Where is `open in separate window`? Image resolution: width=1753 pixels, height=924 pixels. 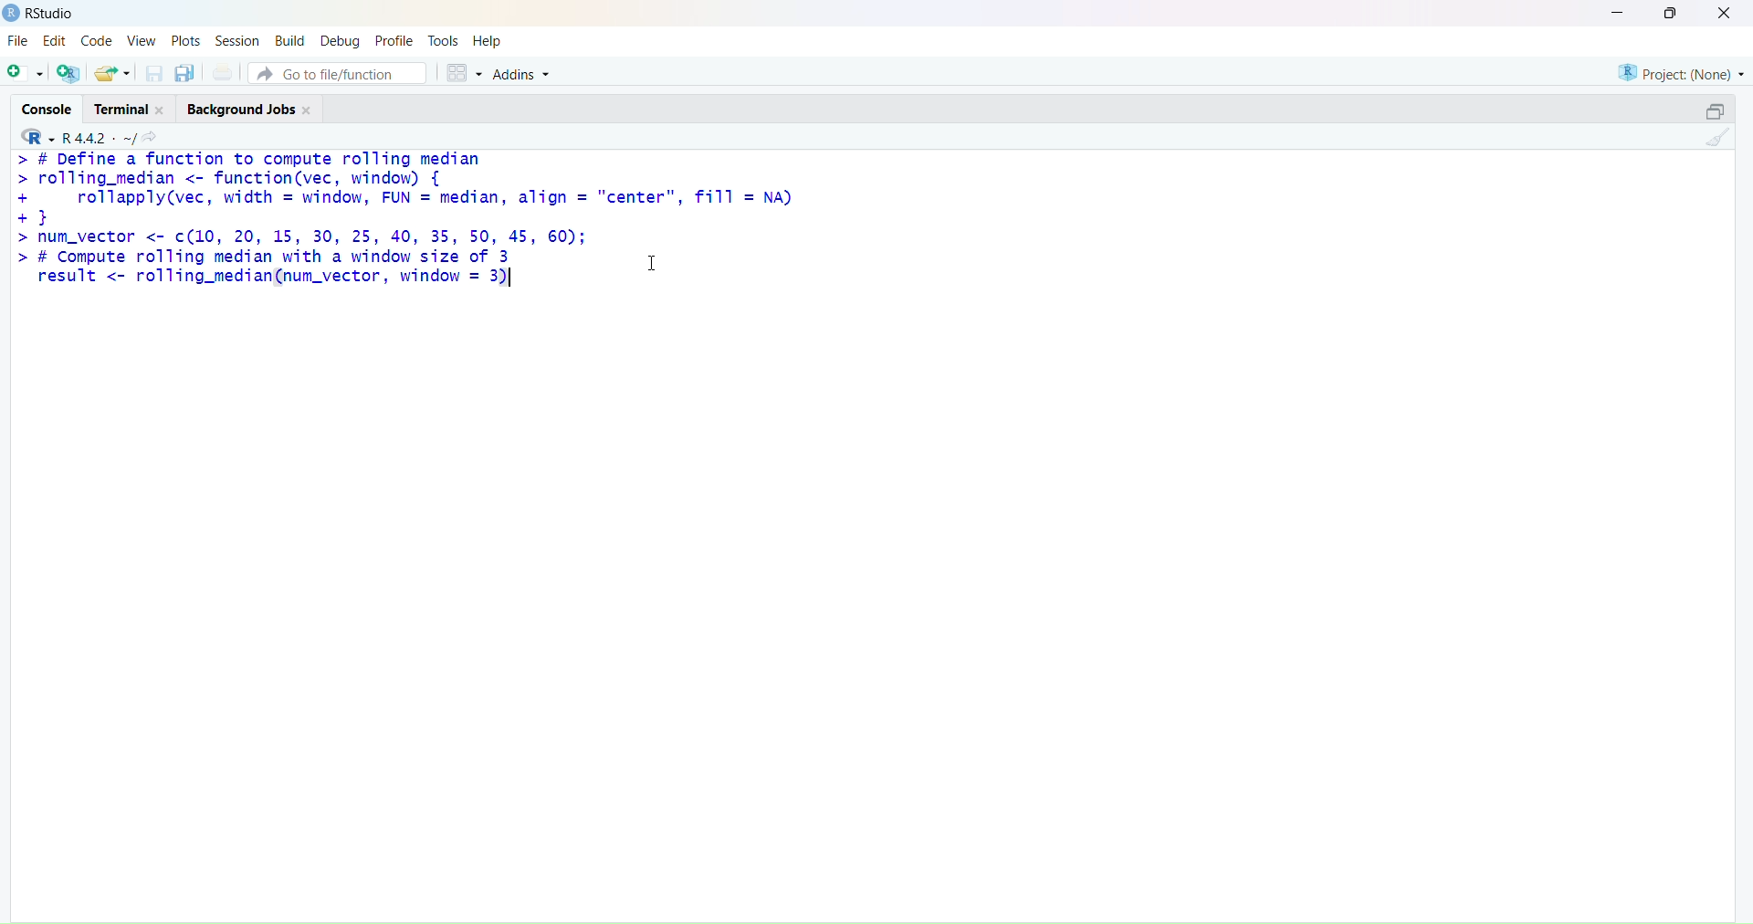
open in separate window is located at coordinates (1715, 111).